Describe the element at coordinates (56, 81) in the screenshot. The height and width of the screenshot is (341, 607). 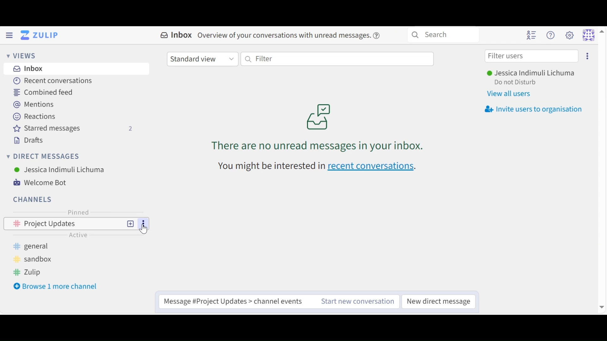
I see `Recent Conversations` at that location.